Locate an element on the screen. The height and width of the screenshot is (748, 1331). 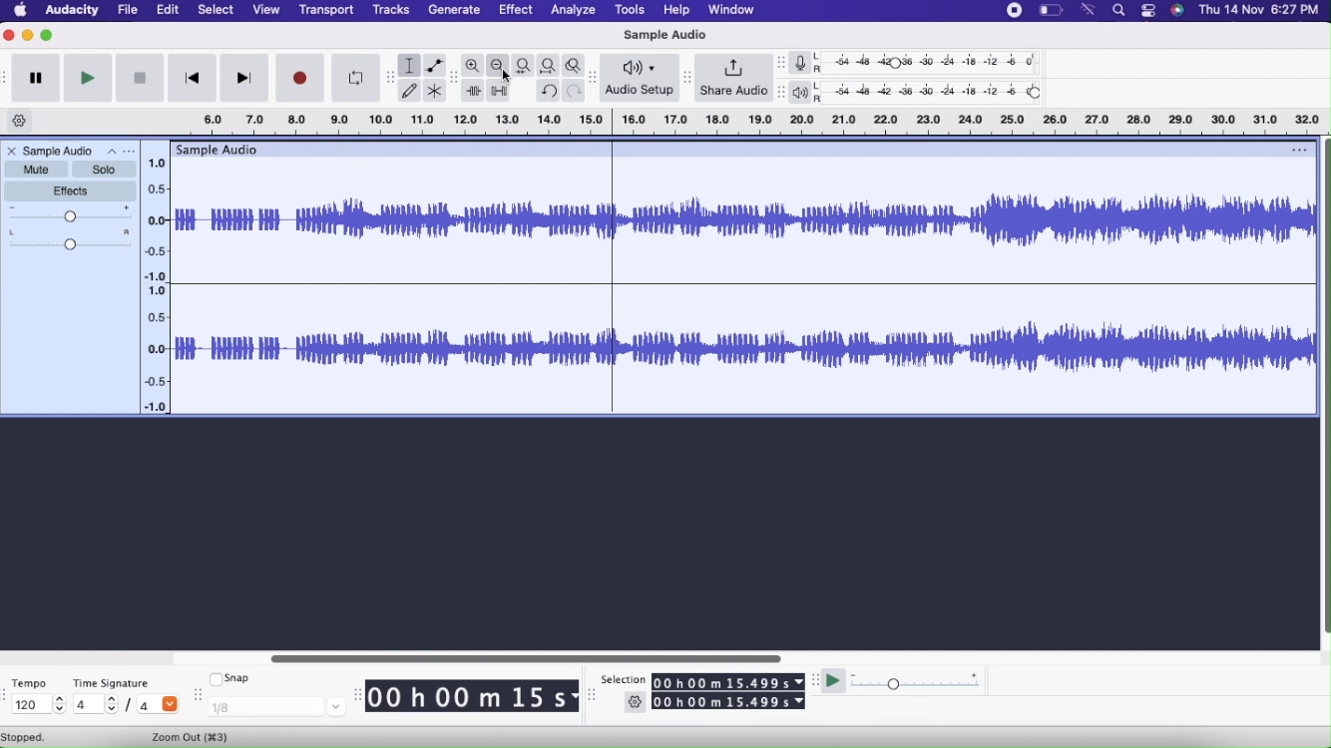
1/8 is located at coordinates (275, 709).